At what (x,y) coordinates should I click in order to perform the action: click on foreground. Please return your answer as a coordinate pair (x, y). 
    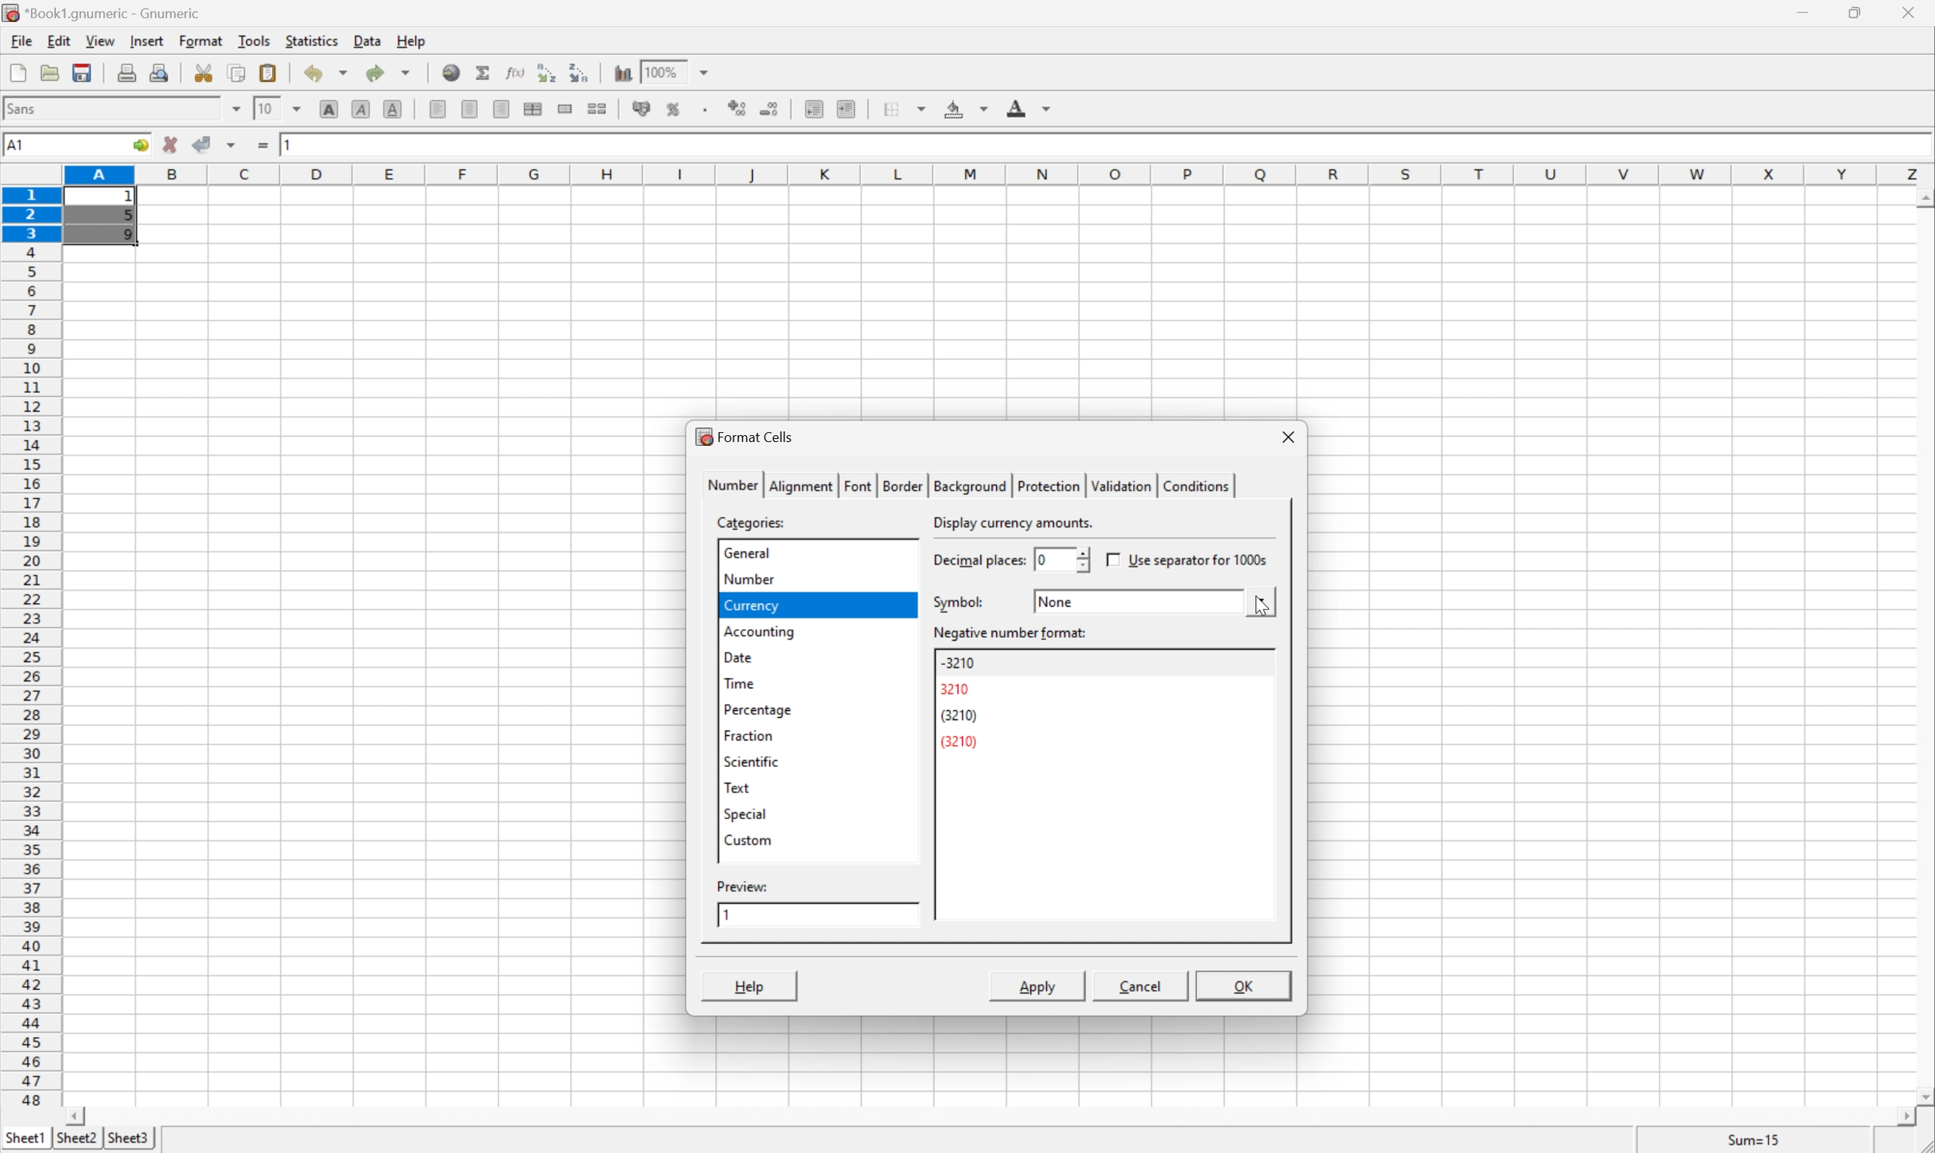
    Looking at the image, I should click on (1027, 106).